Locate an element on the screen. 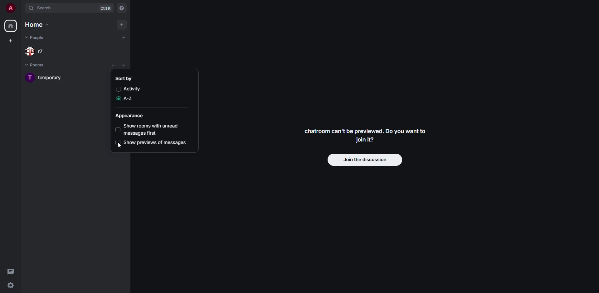 The width and height of the screenshot is (599, 293). create space is located at coordinates (11, 41).